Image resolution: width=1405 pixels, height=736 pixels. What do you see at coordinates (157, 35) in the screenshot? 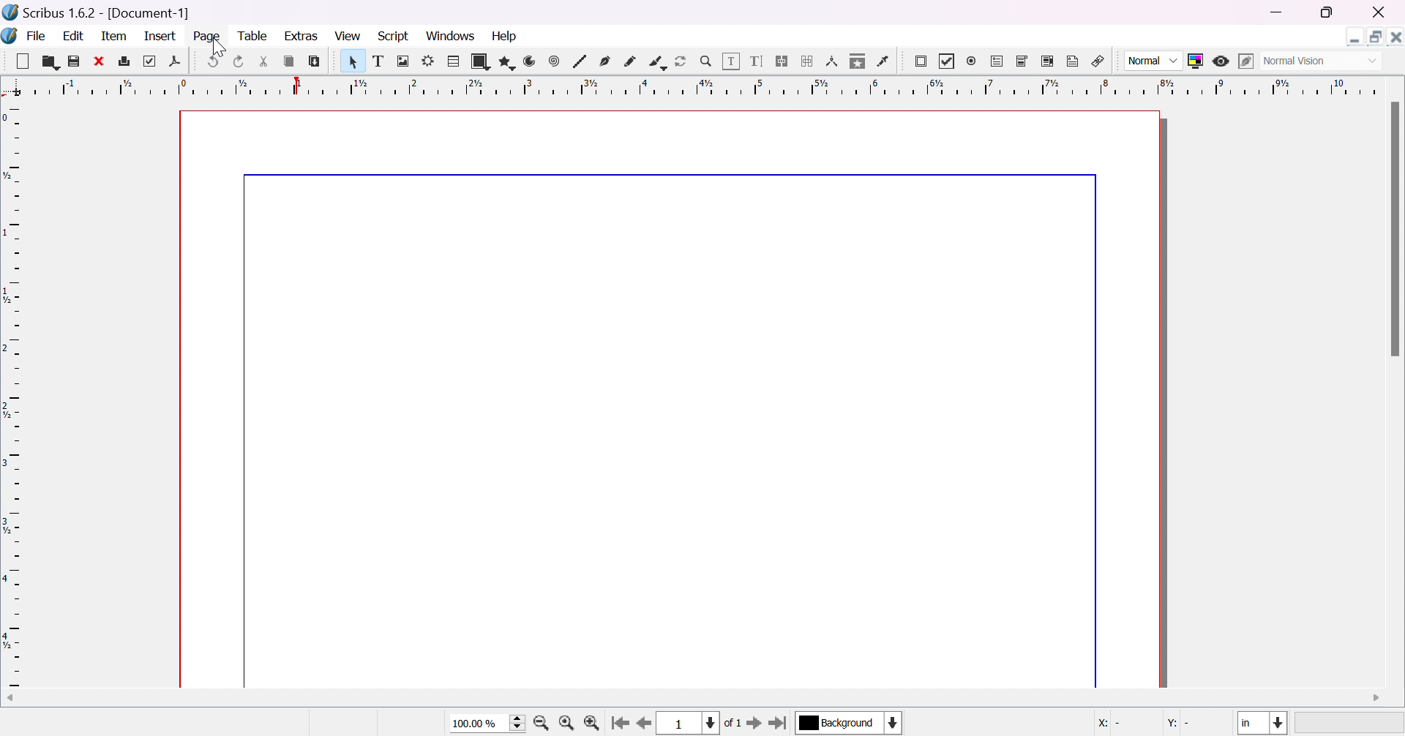
I see `insert` at bounding box center [157, 35].